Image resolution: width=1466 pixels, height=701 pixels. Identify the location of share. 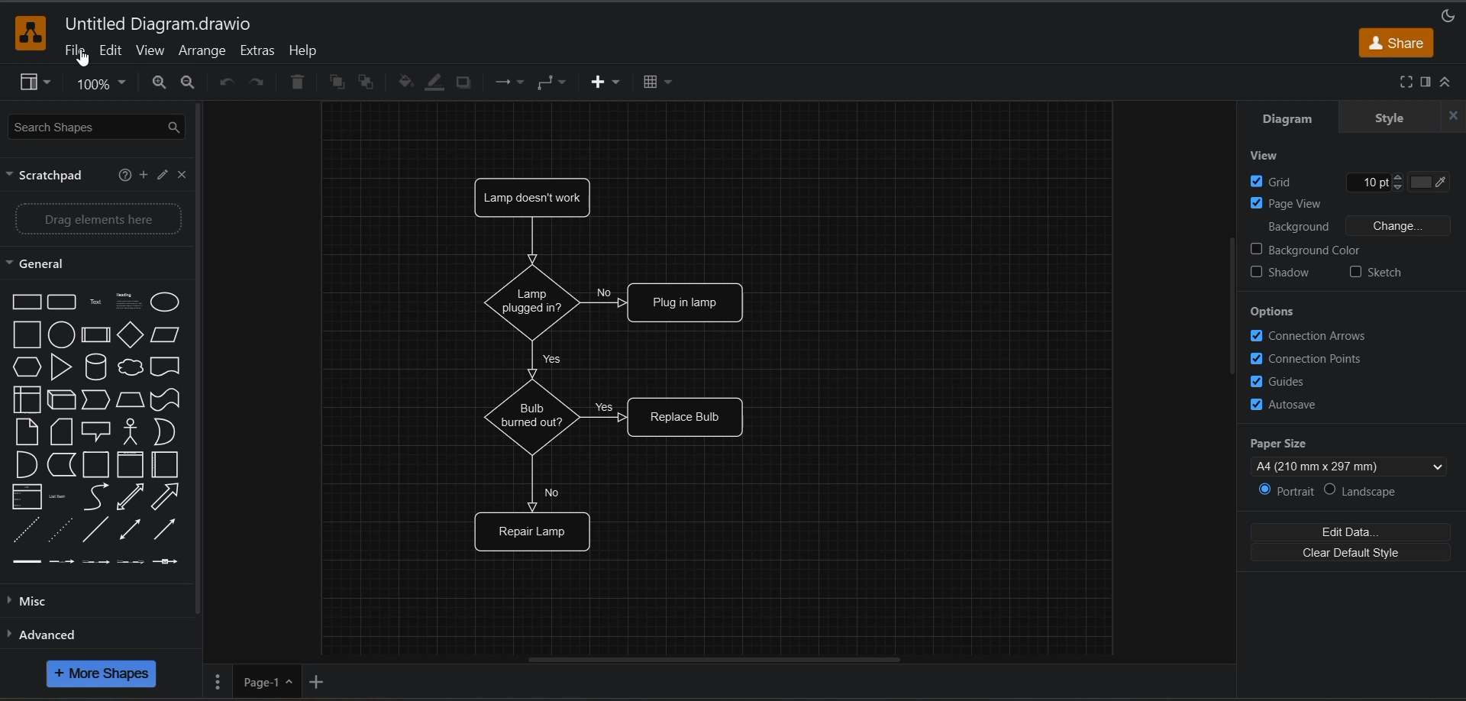
(1395, 44).